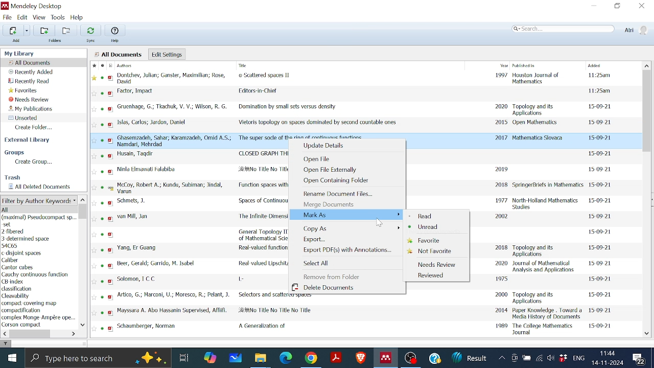 The image size is (654, 368). I want to click on All documents, so click(31, 63).